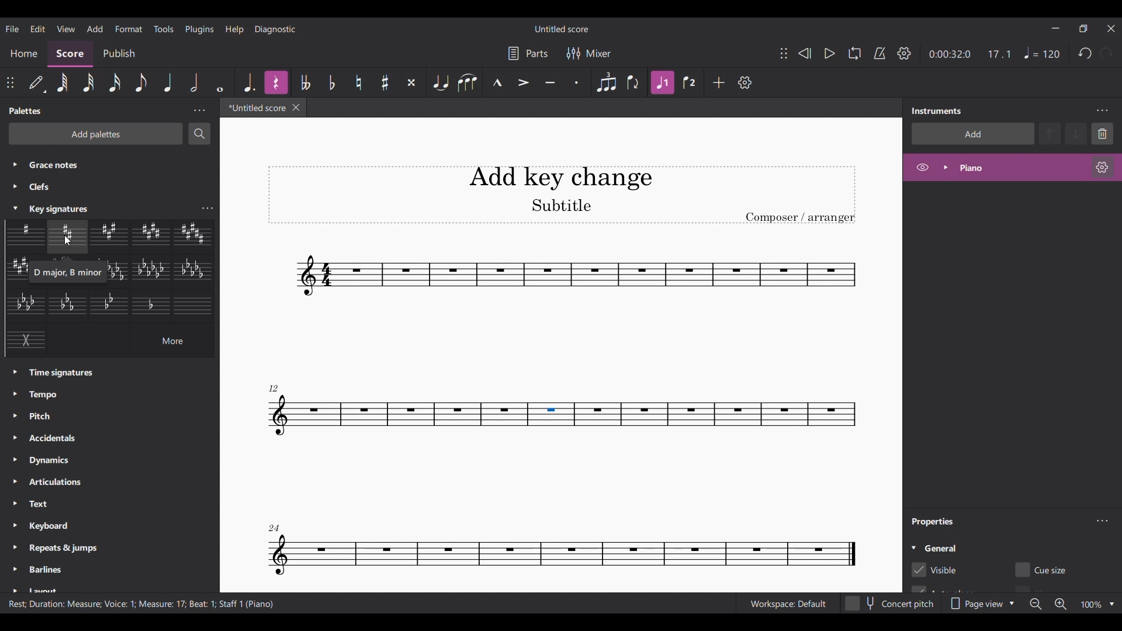  What do you see at coordinates (359, 82) in the screenshot?
I see `Toggle sharp` at bounding box center [359, 82].